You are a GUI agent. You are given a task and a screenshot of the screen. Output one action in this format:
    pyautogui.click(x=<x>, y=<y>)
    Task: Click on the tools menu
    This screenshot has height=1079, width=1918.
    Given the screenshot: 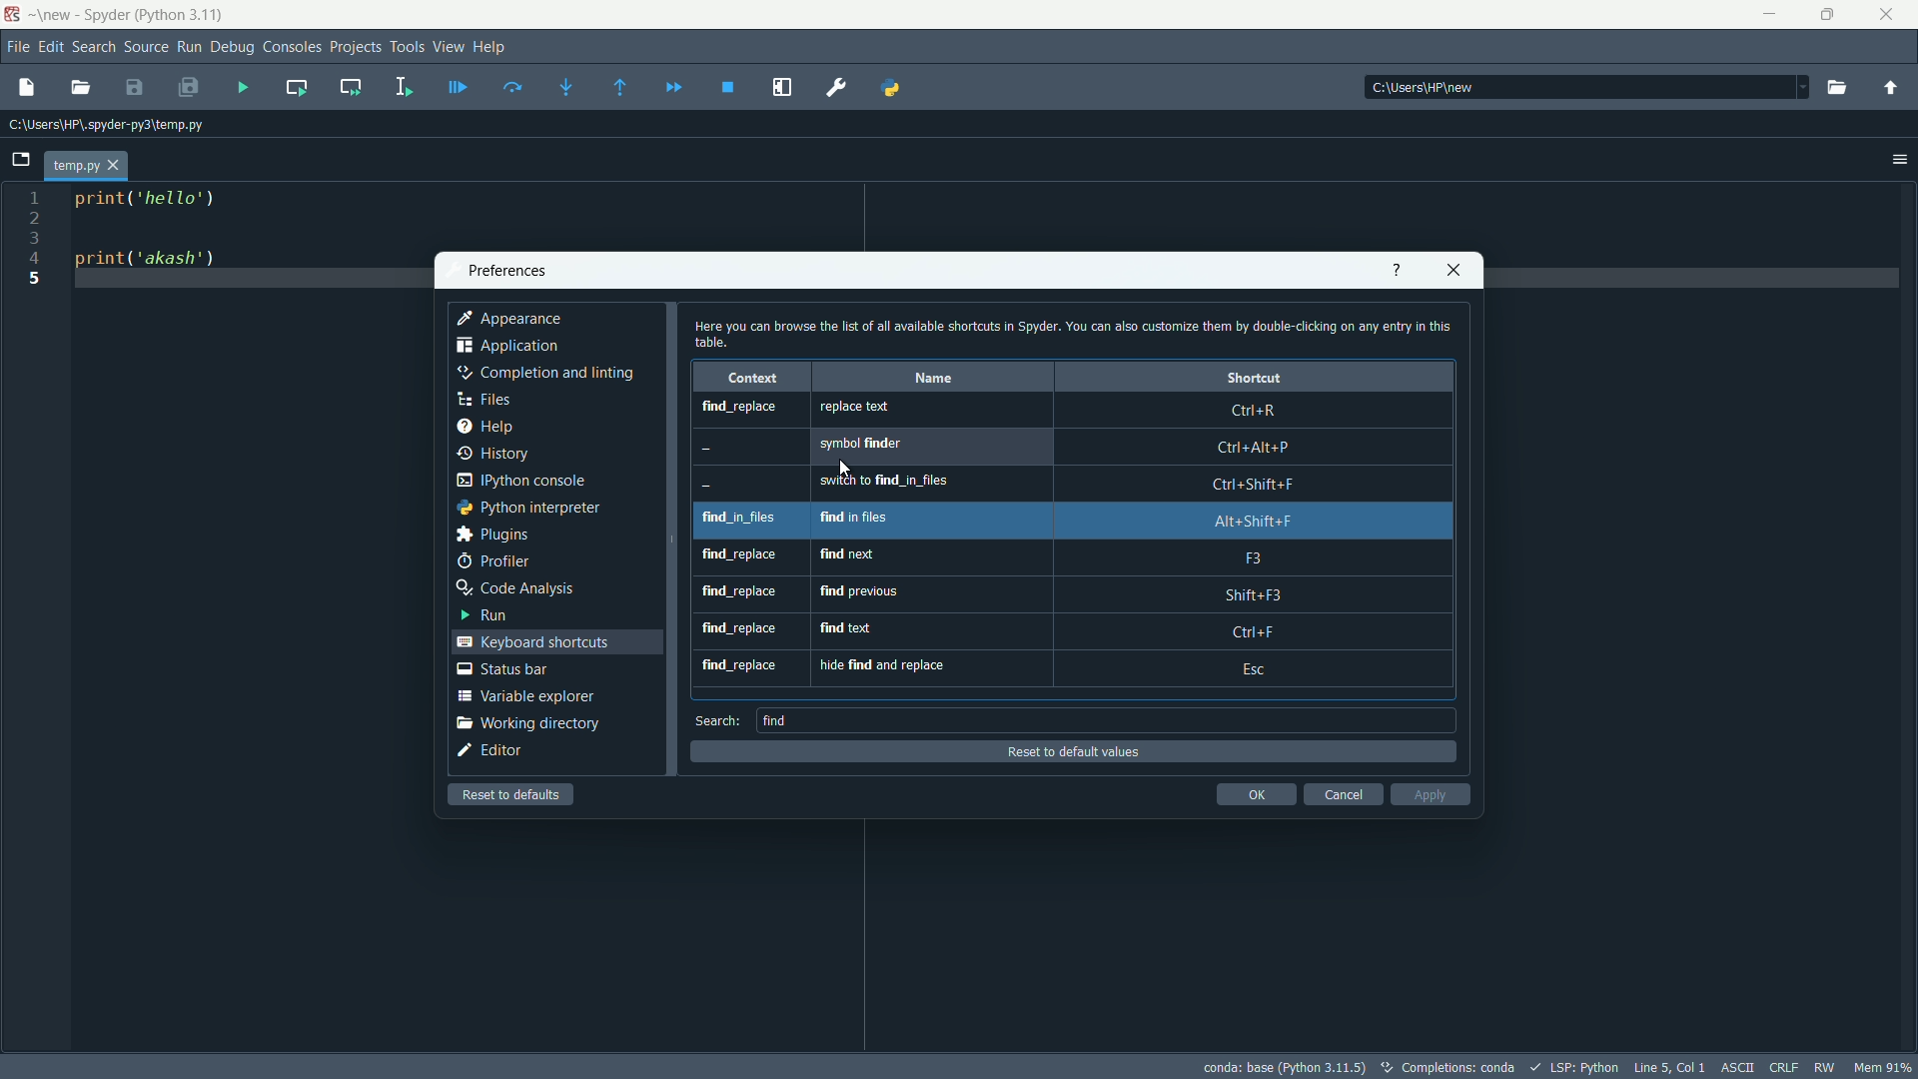 What is the action you would take?
    pyautogui.click(x=404, y=46)
    